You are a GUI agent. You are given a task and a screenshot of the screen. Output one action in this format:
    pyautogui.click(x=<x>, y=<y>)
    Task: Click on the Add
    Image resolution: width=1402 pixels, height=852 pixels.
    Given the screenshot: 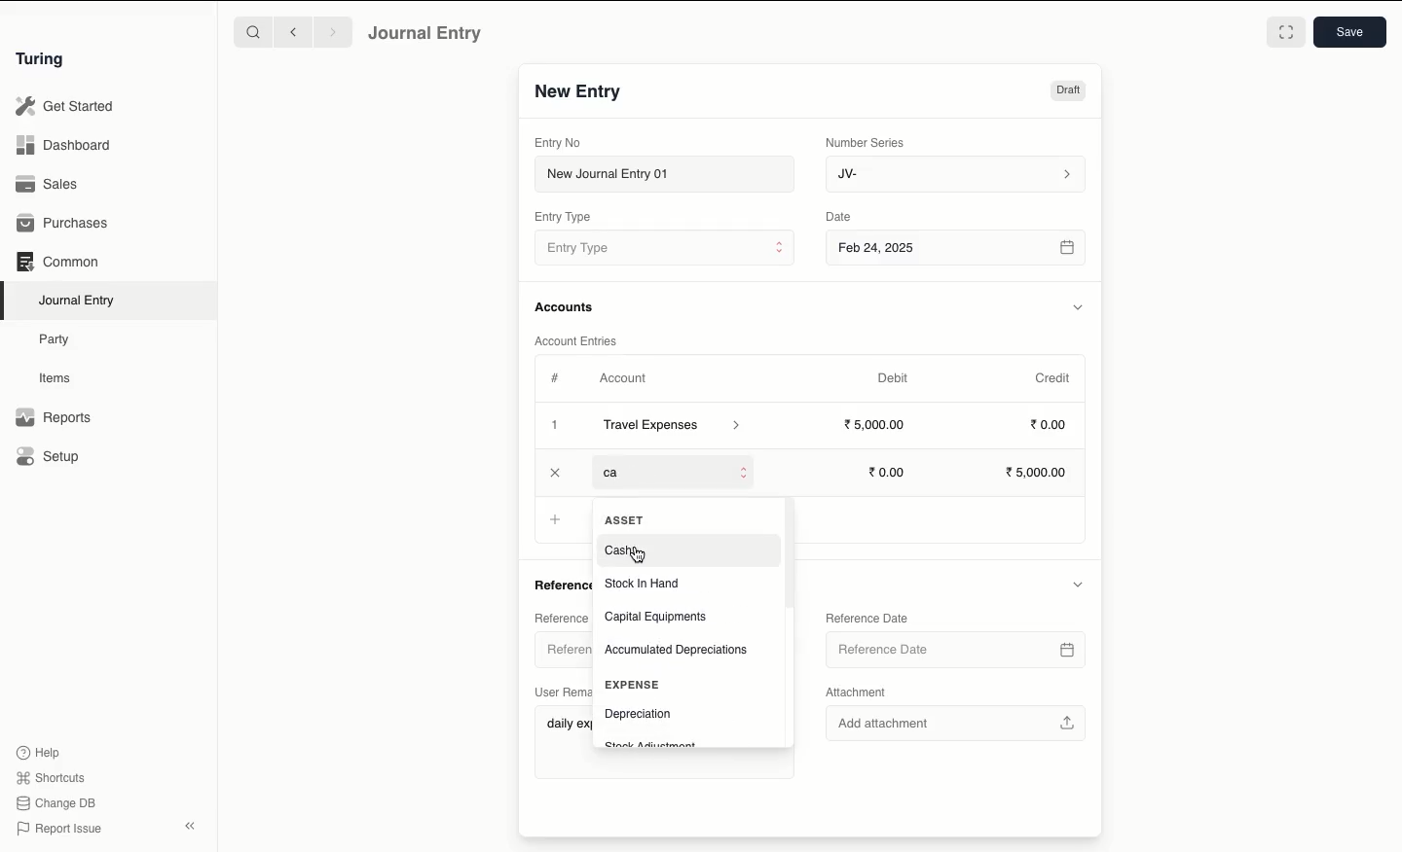 What is the action you would take?
    pyautogui.click(x=554, y=470)
    